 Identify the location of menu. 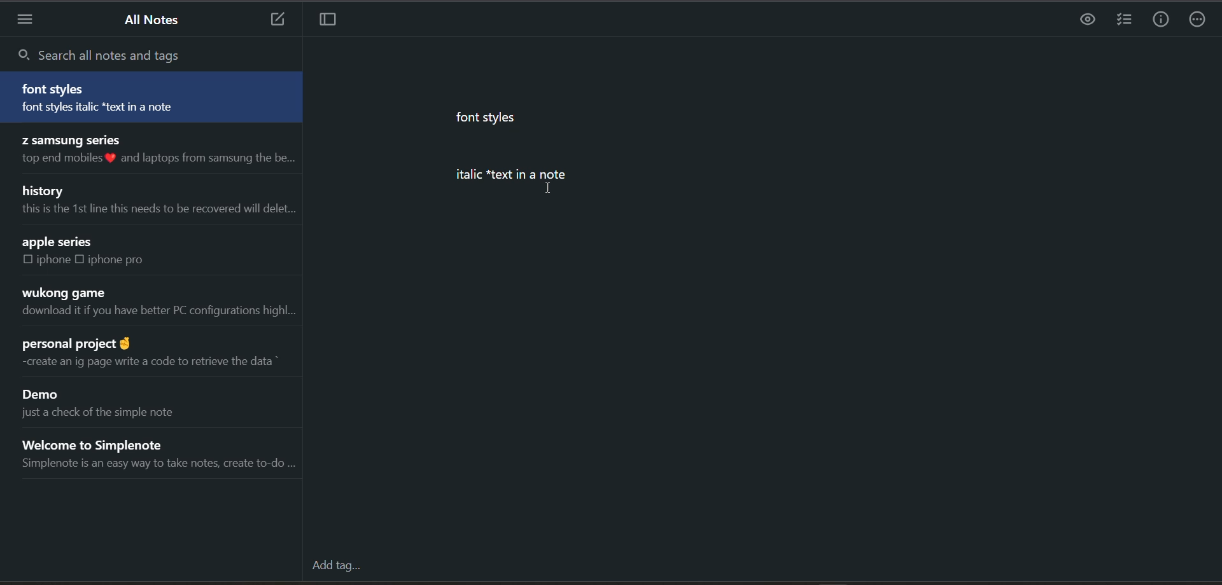
(29, 20).